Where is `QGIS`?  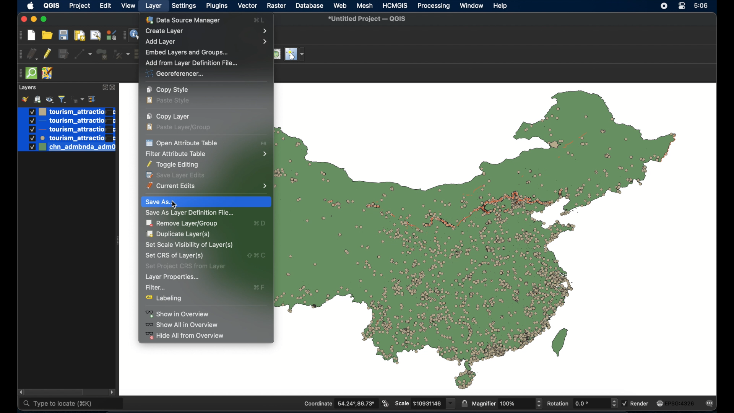
QGIS is located at coordinates (51, 5).